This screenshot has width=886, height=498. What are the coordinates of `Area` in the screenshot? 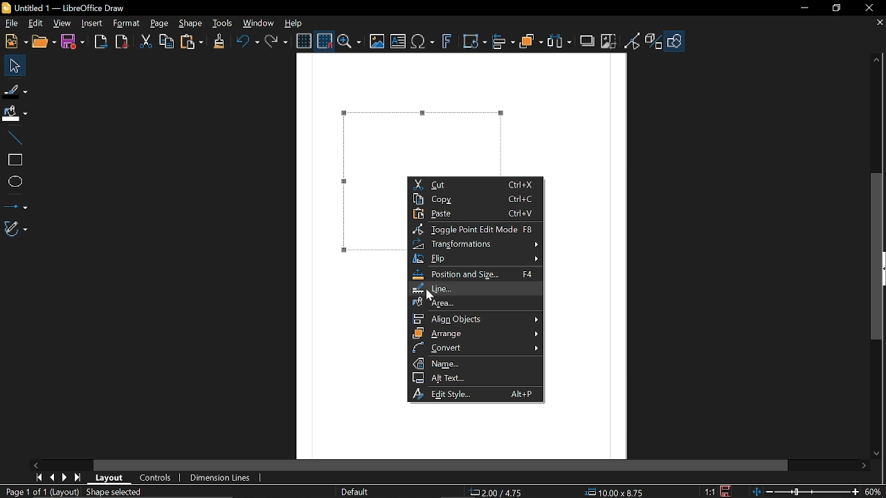 It's located at (476, 302).